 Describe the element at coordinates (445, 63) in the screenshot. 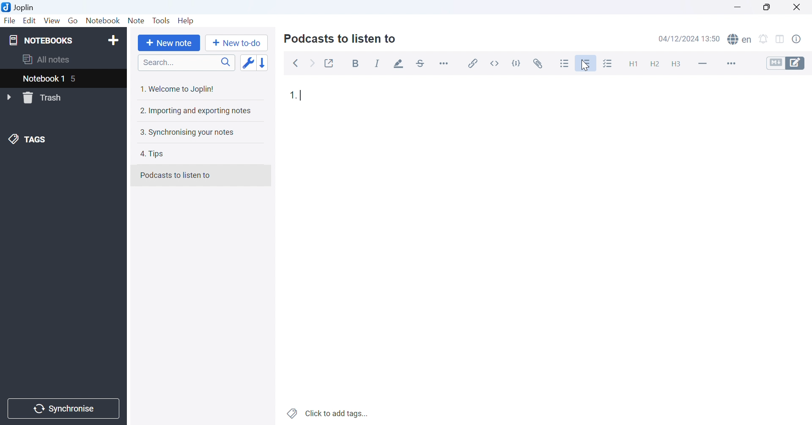

I see `Horizontal` at that location.